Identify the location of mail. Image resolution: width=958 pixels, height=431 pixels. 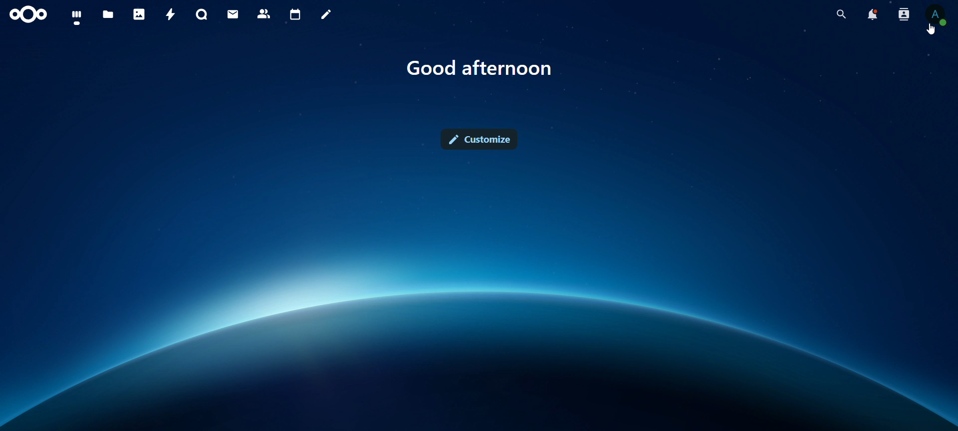
(233, 13).